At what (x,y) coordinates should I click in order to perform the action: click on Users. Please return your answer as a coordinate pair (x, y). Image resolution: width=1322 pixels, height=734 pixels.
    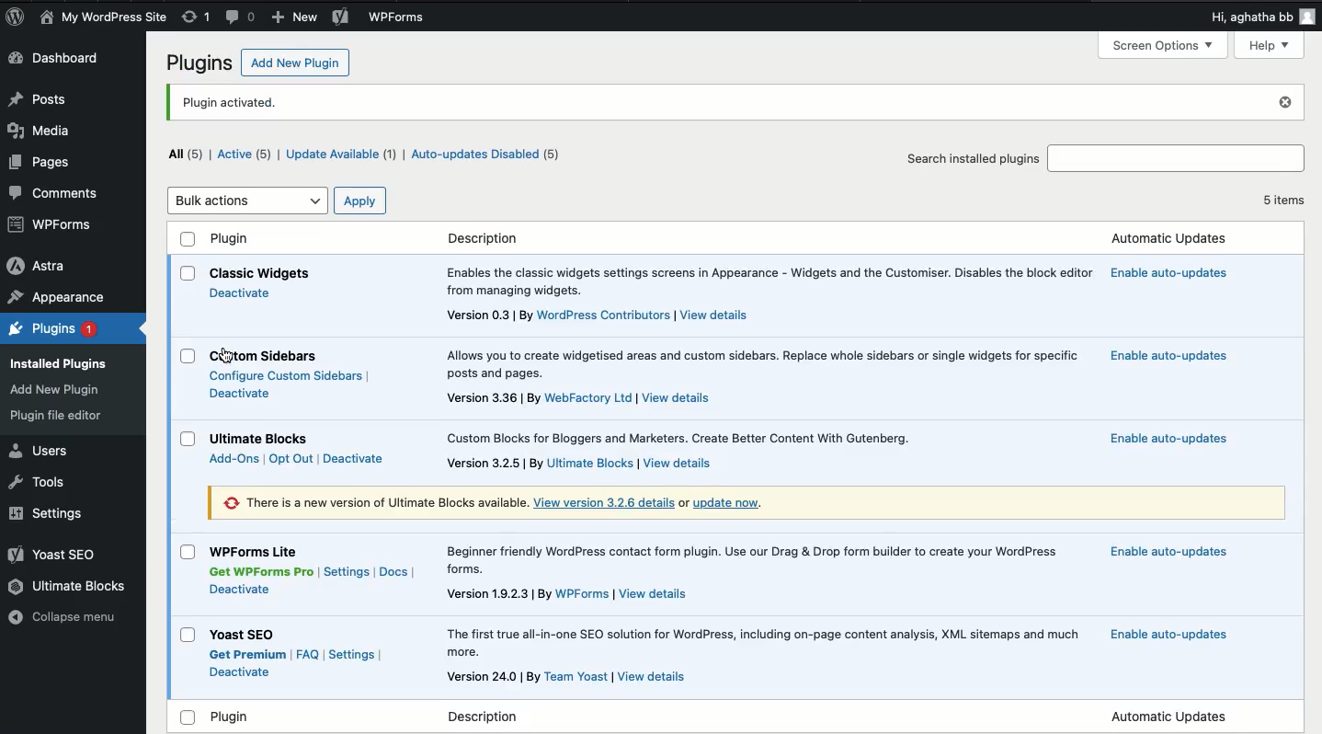
    Looking at the image, I should click on (41, 451).